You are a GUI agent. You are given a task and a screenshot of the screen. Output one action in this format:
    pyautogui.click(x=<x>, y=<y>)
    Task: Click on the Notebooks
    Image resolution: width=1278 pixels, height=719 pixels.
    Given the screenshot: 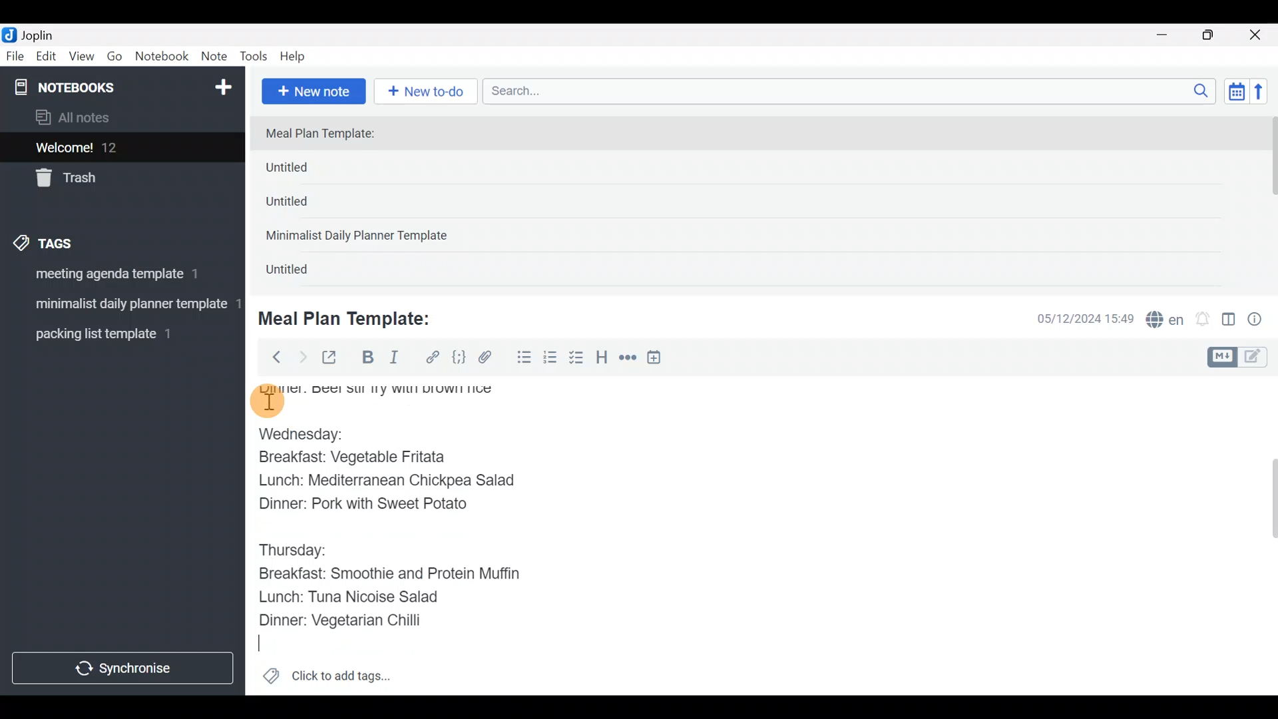 What is the action you would take?
    pyautogui.click(x=94, y=87)
    